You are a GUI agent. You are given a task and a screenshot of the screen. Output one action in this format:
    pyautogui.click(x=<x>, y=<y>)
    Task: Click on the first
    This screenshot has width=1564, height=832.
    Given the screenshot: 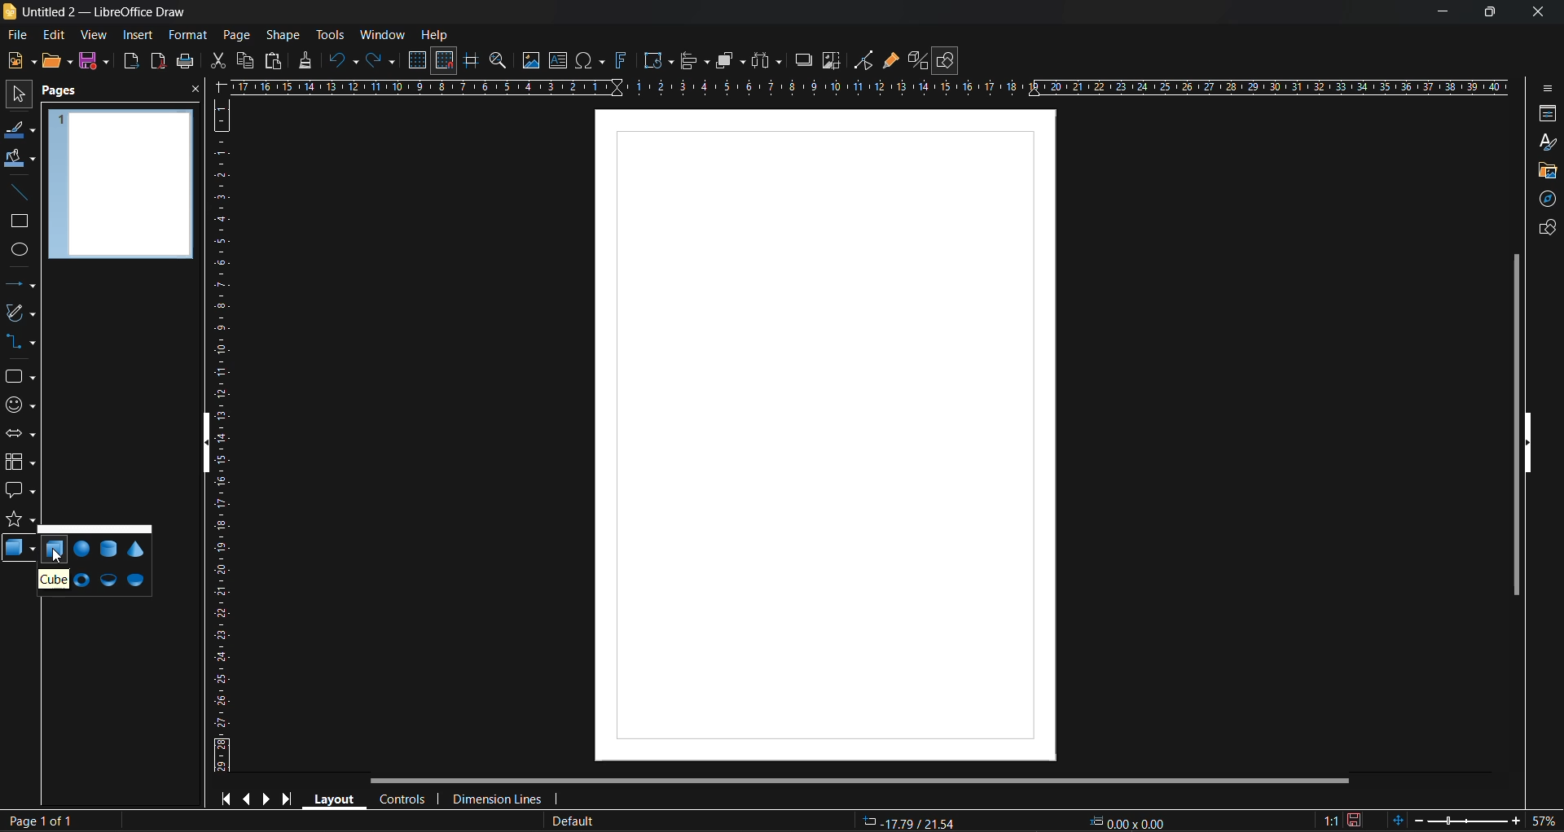 What is the action you would take?
    pyautogui.click(x=230, y=799)
    